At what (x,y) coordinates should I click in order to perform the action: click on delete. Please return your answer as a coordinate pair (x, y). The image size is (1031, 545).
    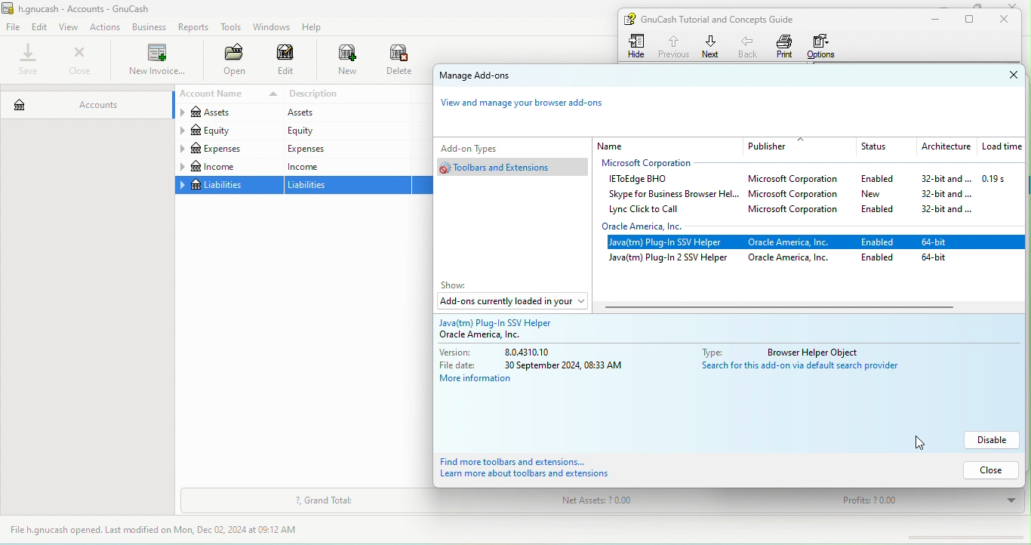
    Looking at the image, I should click on (993, 439).